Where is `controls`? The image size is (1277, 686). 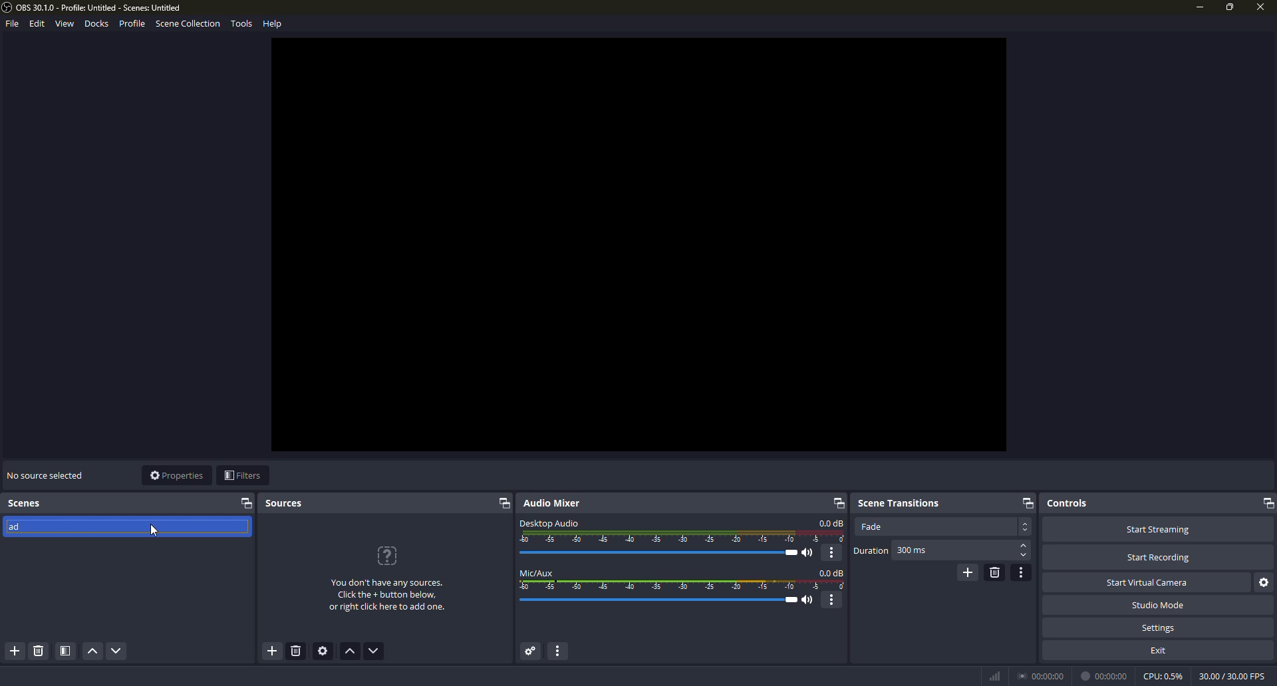
controls is located at coordinates (1067, 503).